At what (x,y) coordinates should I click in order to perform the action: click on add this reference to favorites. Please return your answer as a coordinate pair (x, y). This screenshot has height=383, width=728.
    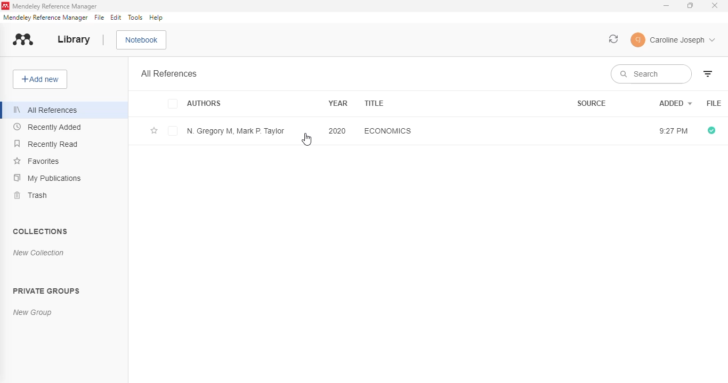
    Looking at the image, I should click on (154, 131).